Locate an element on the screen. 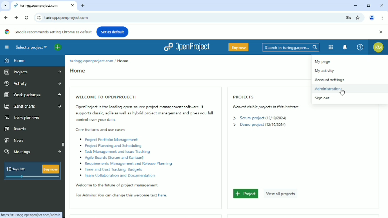 This screenshot has width=388, height=218. Home is located at coordinates (77, 71).